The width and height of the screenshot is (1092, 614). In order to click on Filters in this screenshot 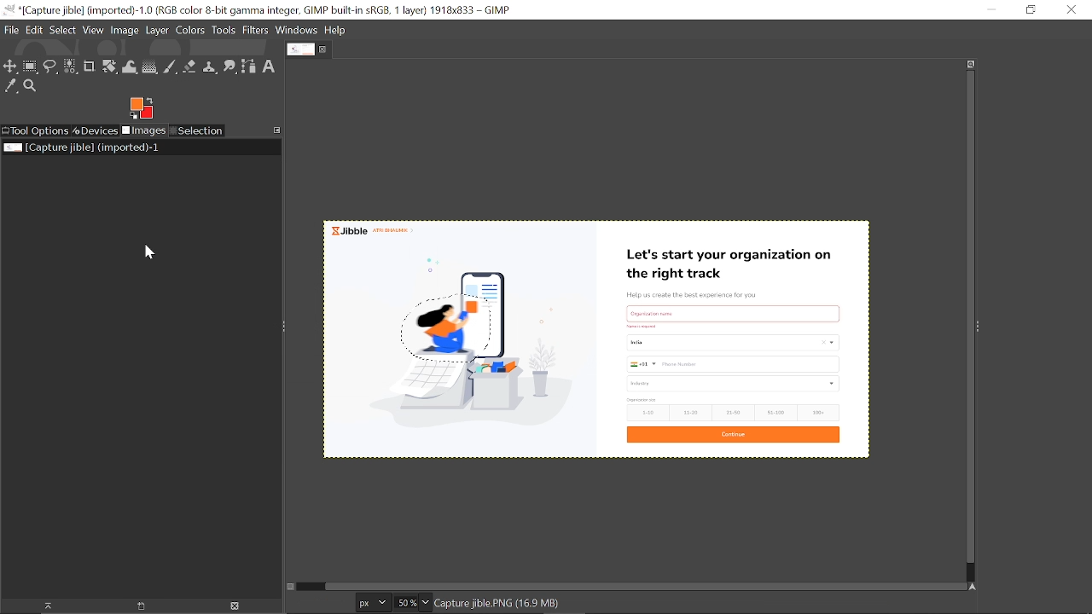, I will do `click(256, 31)`.